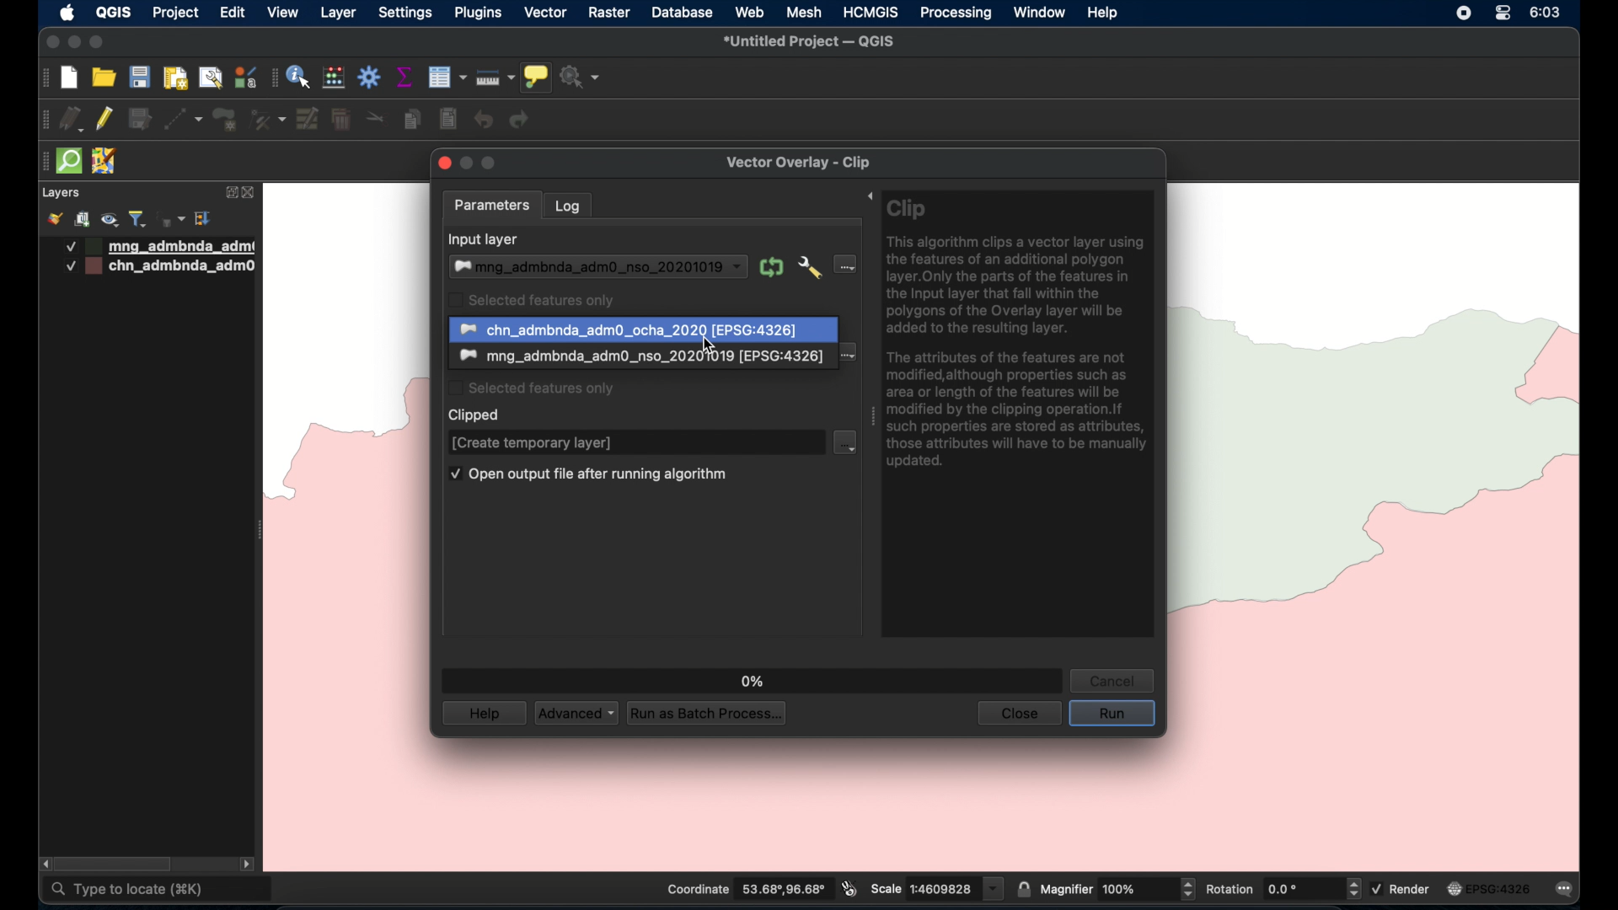 The width and height of the screenshot is (1618, 910). Describe the element at coordinates (536, 78) in the screenshot. I see `show map tips` at that location.